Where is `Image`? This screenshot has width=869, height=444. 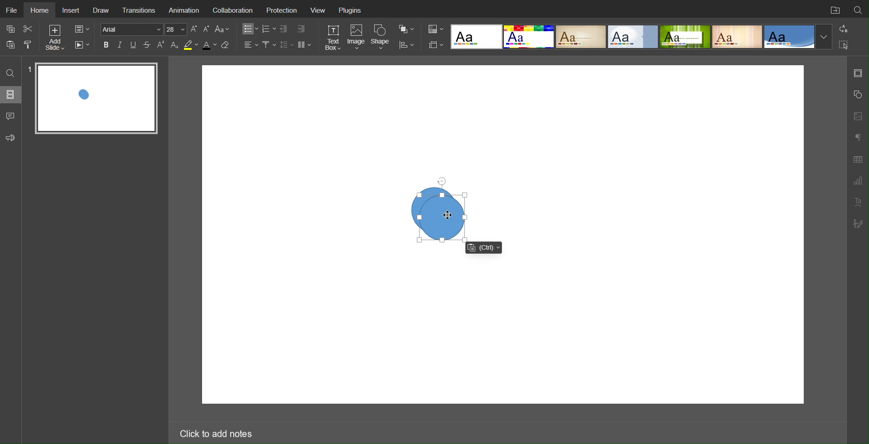
Image is located at coordinates (357, 38).